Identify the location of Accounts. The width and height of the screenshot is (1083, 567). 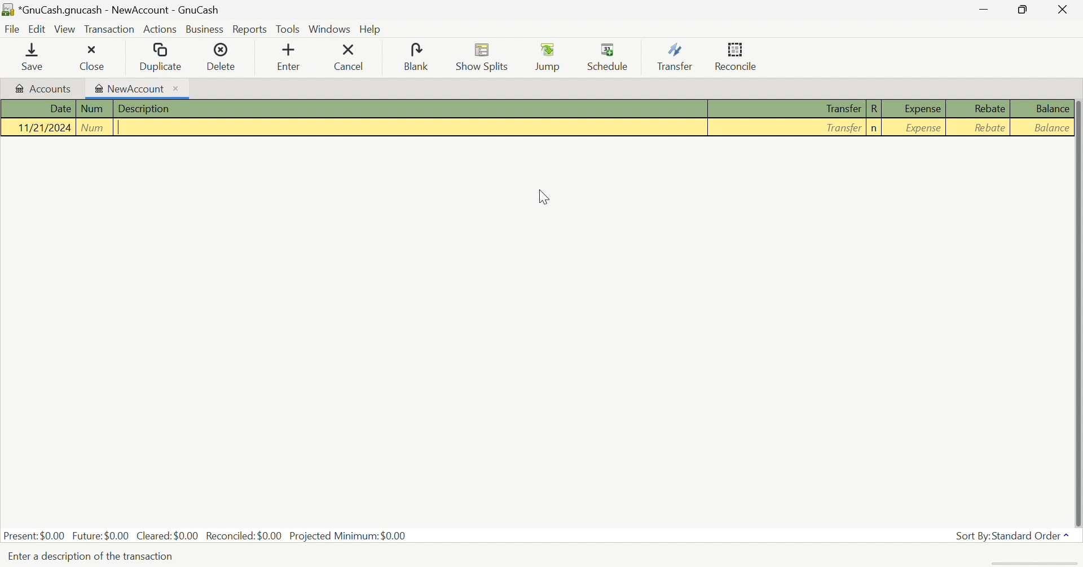
(45, 90).